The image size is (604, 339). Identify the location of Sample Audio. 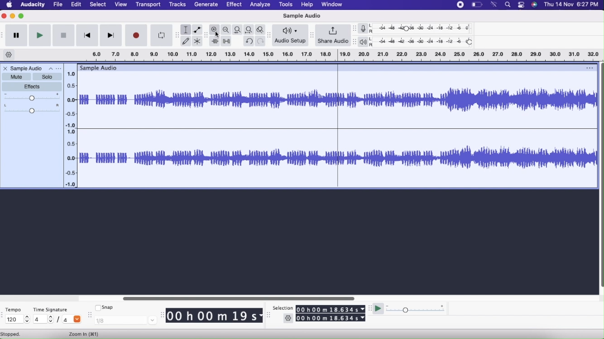
(101, 67).